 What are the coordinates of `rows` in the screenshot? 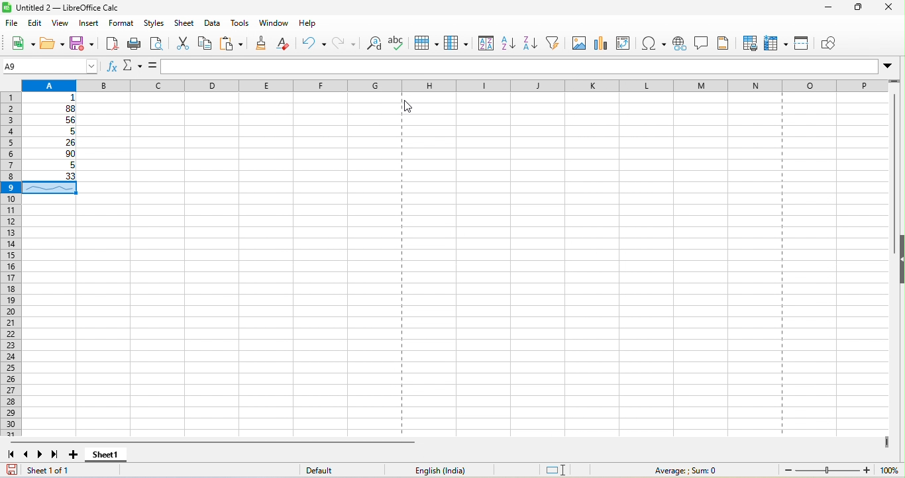 It's located at (10, 265).